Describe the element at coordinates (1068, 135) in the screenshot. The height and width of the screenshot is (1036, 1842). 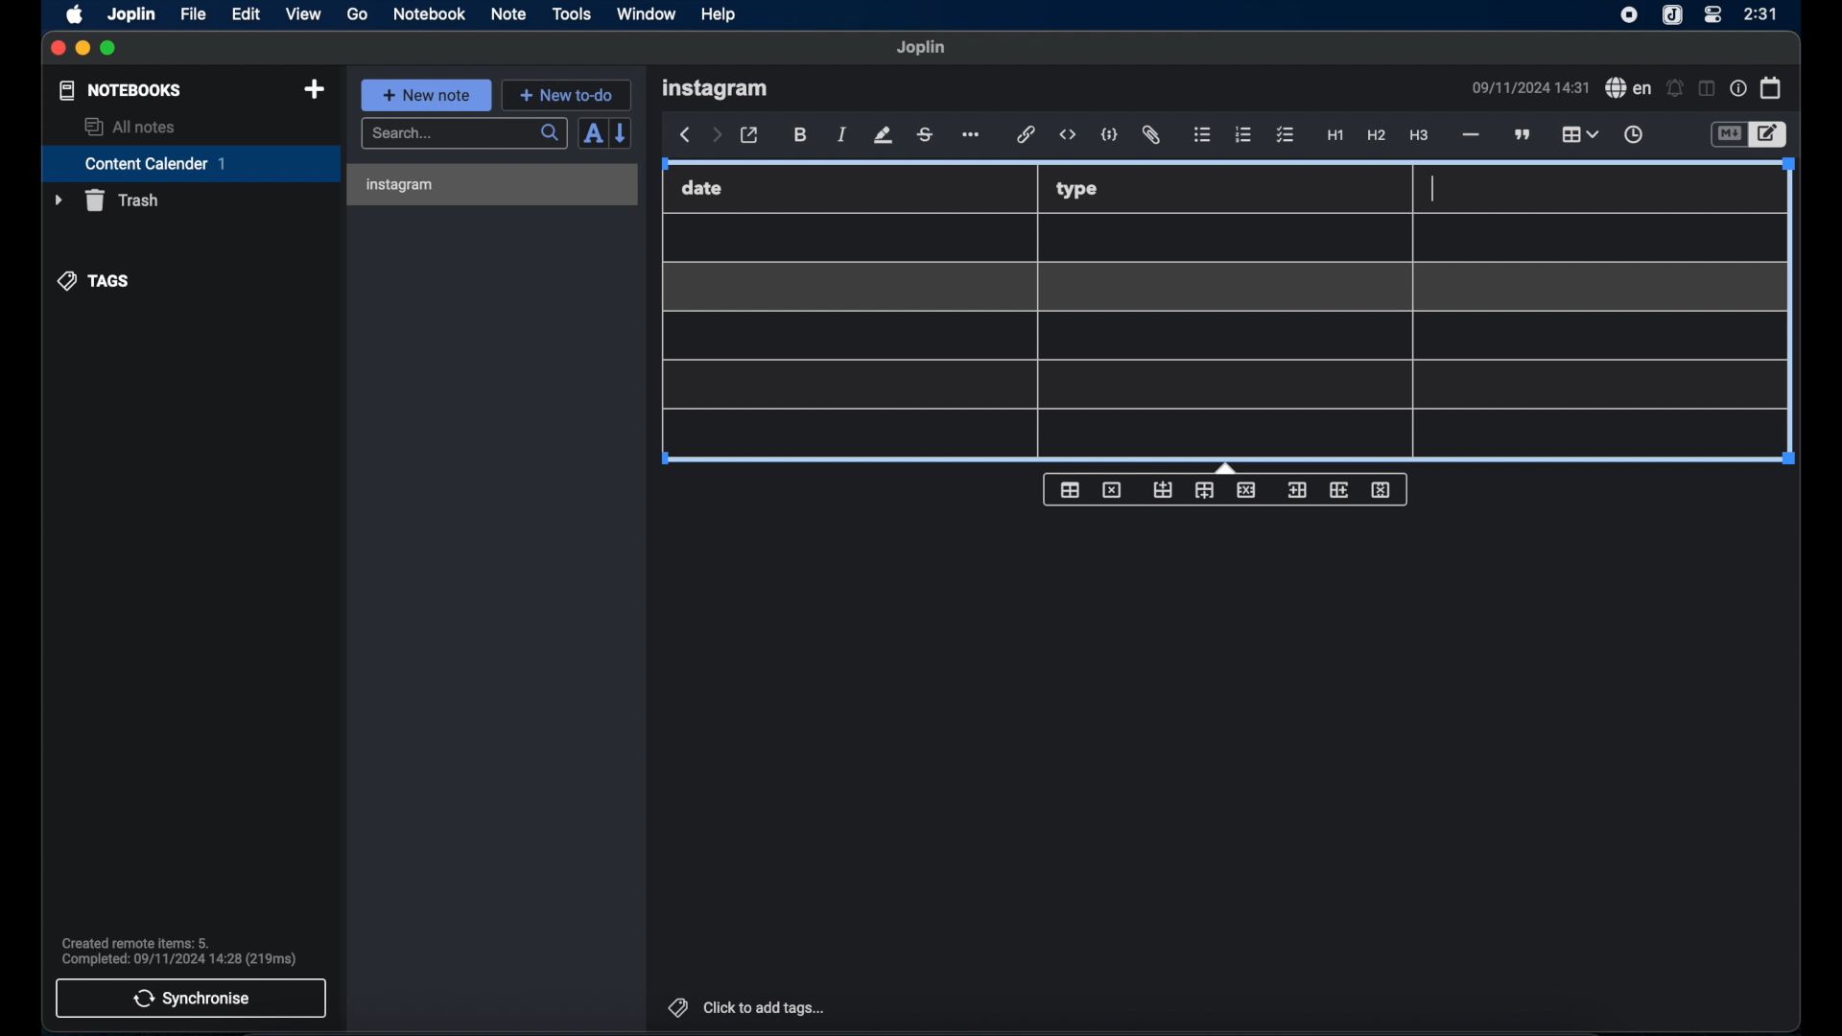
I see `inline code` at that location.